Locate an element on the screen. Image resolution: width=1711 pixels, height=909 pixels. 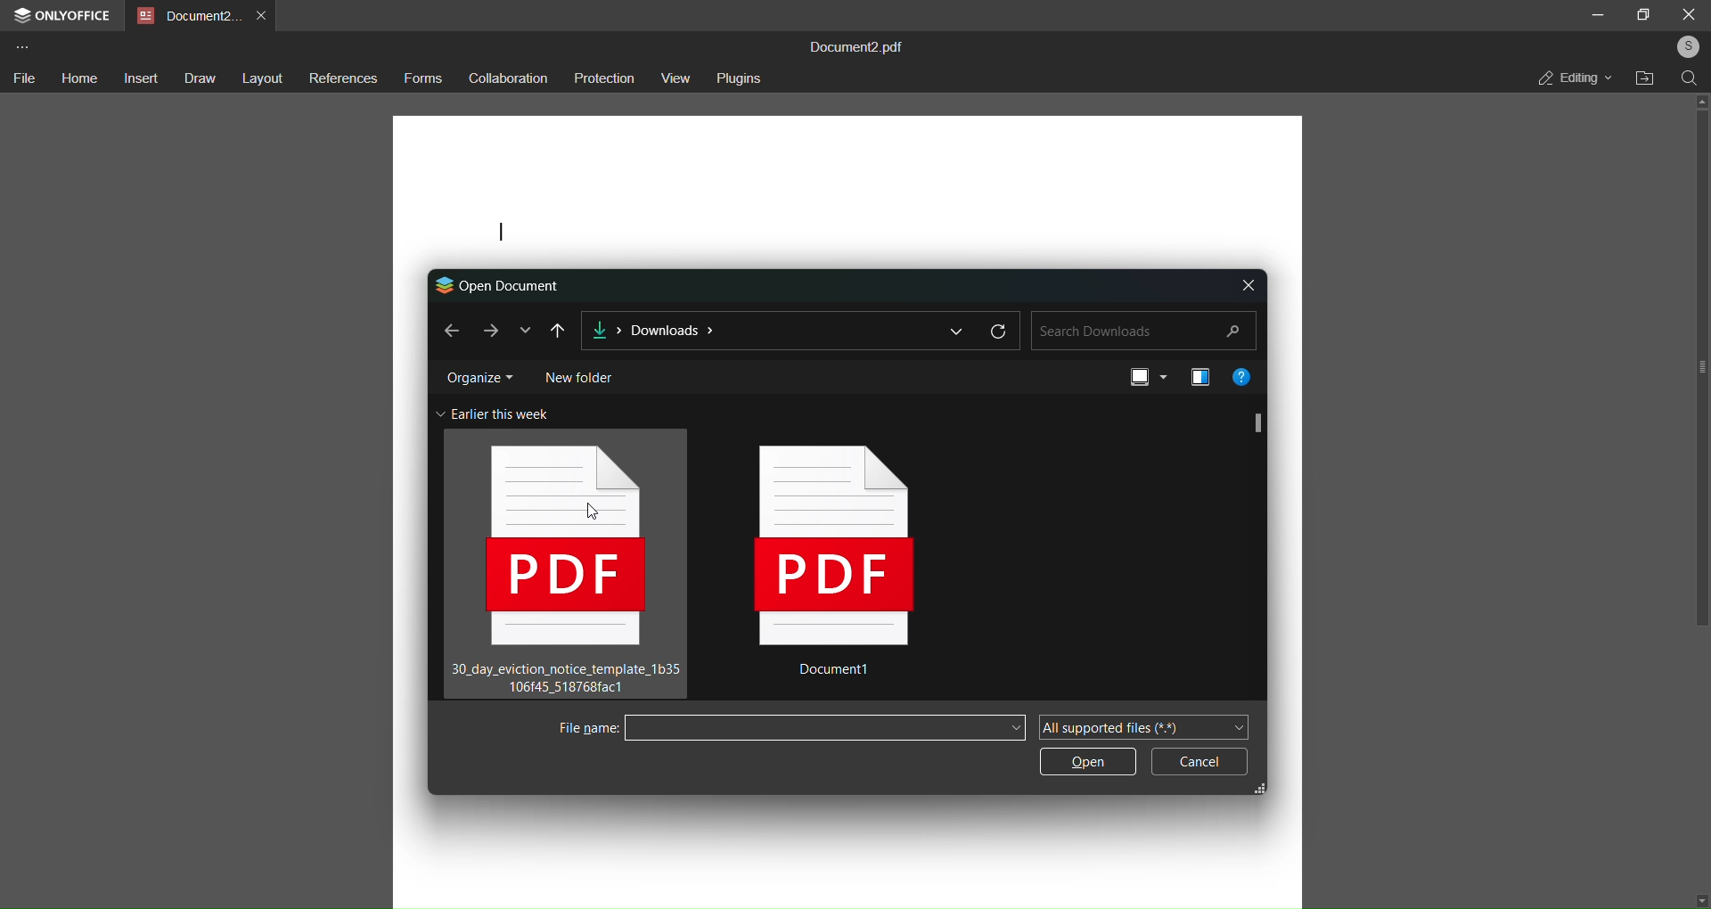
open is located at coordinates (1085, 764).